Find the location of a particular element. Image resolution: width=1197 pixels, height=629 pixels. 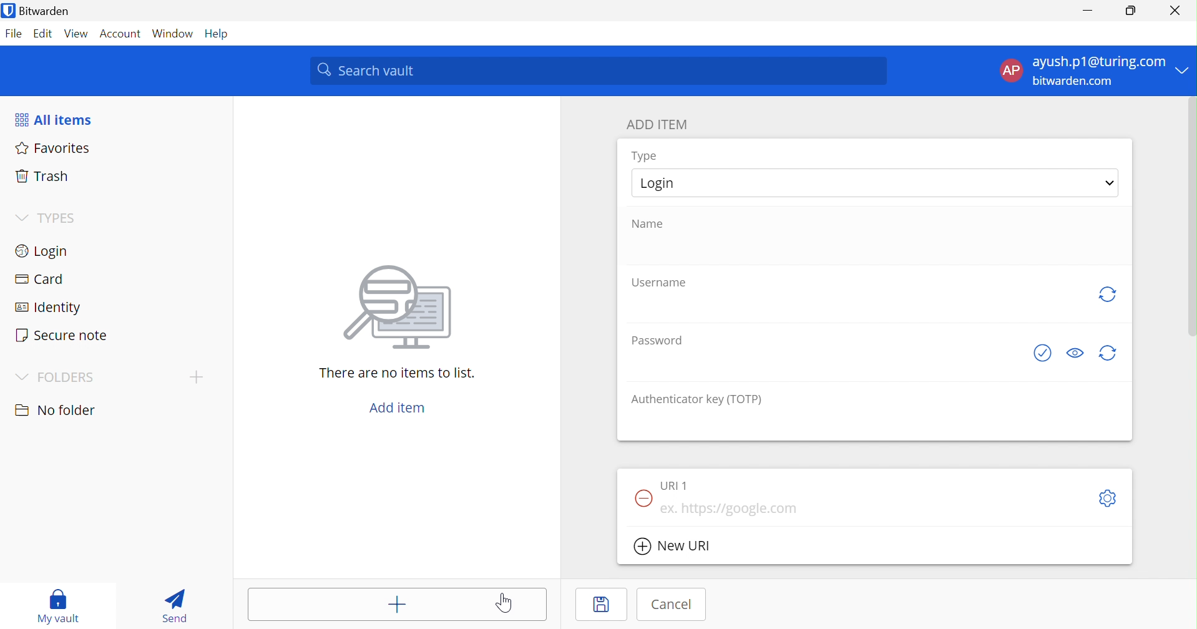

Search Vault is located at coordinates (599, 71).